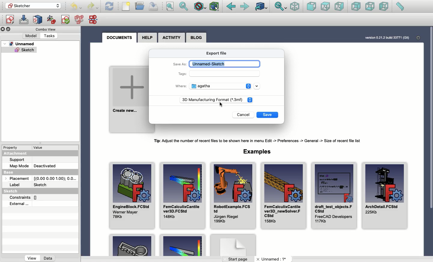 Image resolution: width=433 pixels, height=262 pixels. Describe the element at coordinates (109, 6) in the screenshot. I see `Refresh` at that location.